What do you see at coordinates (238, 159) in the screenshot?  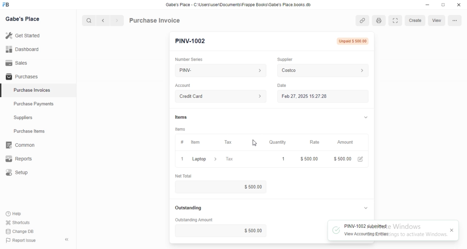 I see `Tax` at bounding box center [238, 159].